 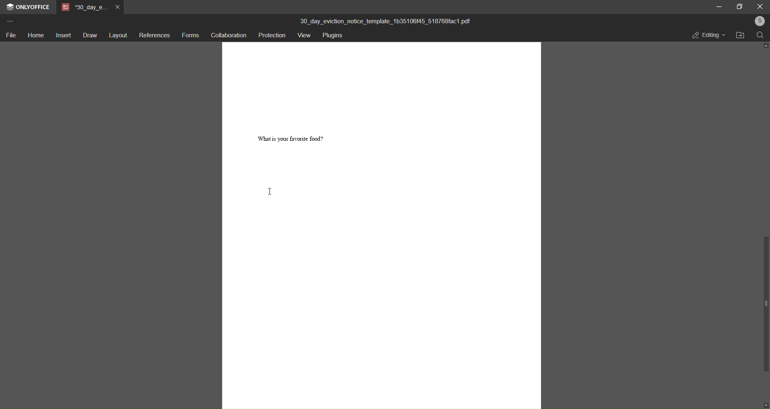 What do you see at coordinates (718, 6) in the screenshot?
I see `minimize` at bounding box center [718, 6].